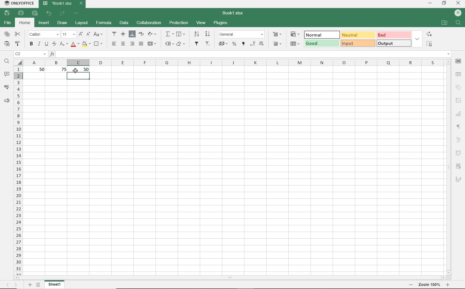 The width and height of the screenshot is (465, 289). What do you see at coordinates (152, 43) in the screenshot?
I see `merge & center` at bounding box center [152, 43].